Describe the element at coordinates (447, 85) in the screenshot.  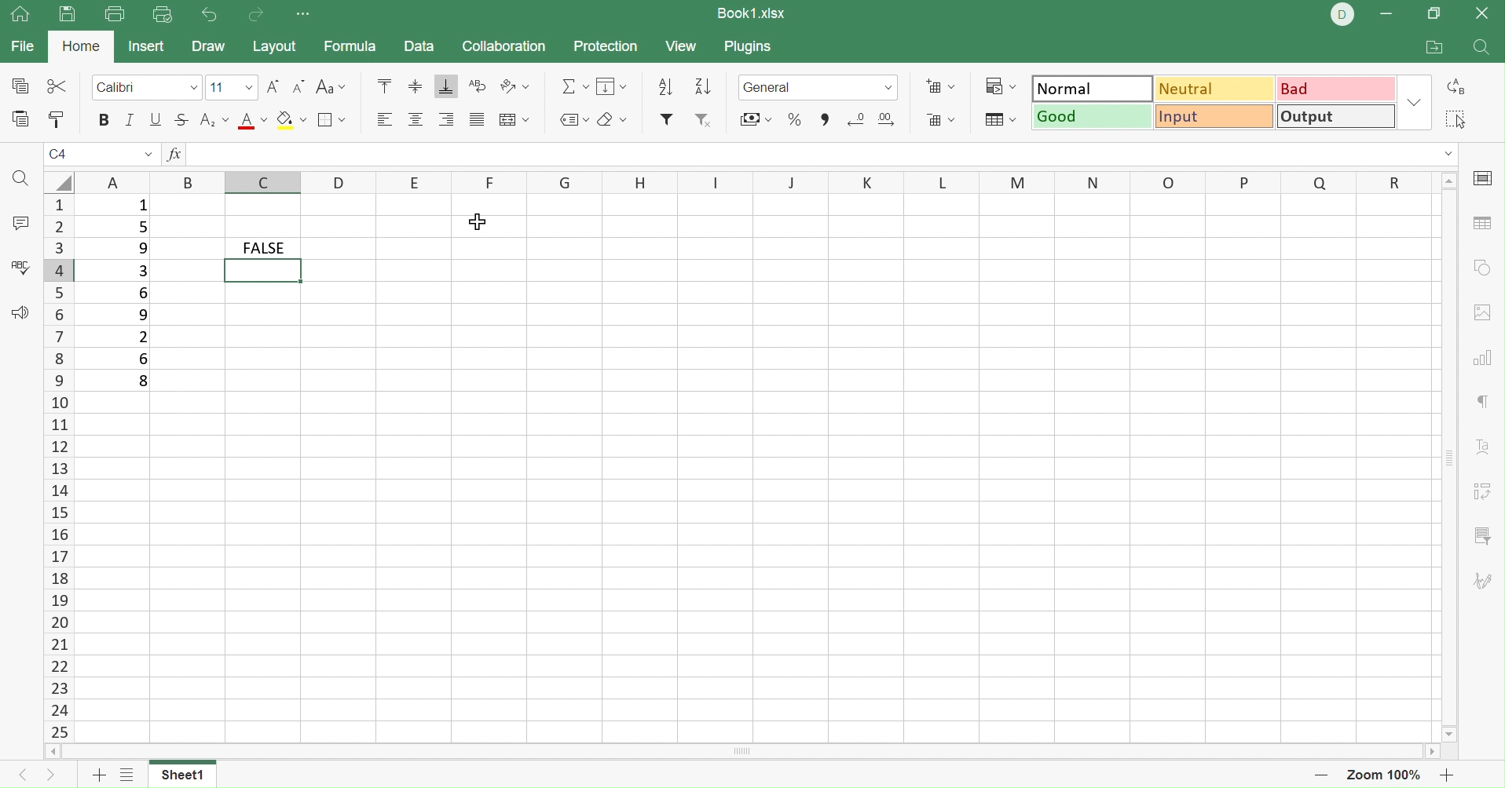
I see `Align bottom` at that location.